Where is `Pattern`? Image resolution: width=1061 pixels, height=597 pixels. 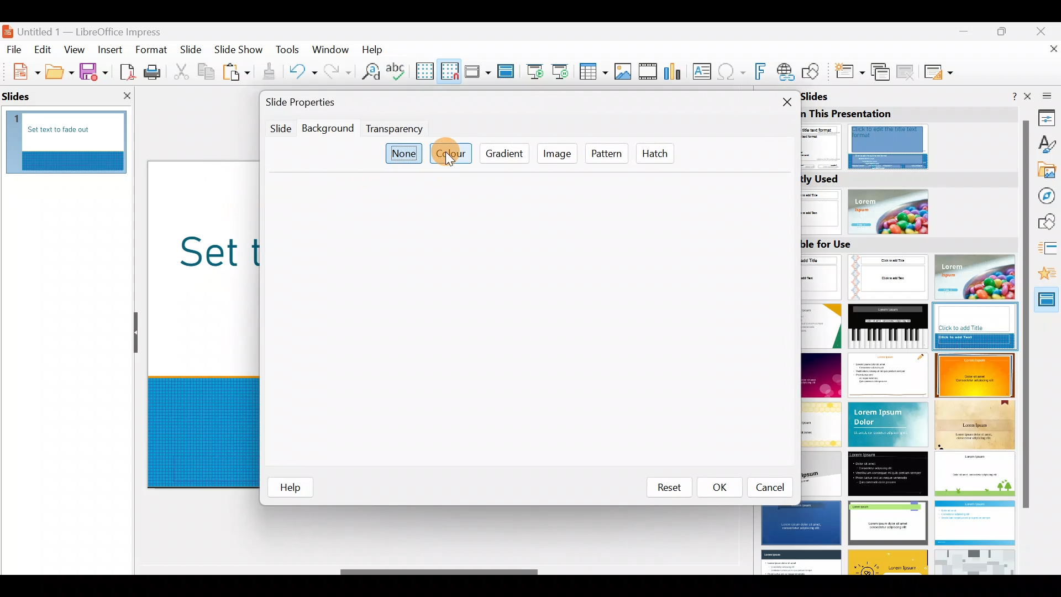
Pattern is located at coordinates (609, 155).